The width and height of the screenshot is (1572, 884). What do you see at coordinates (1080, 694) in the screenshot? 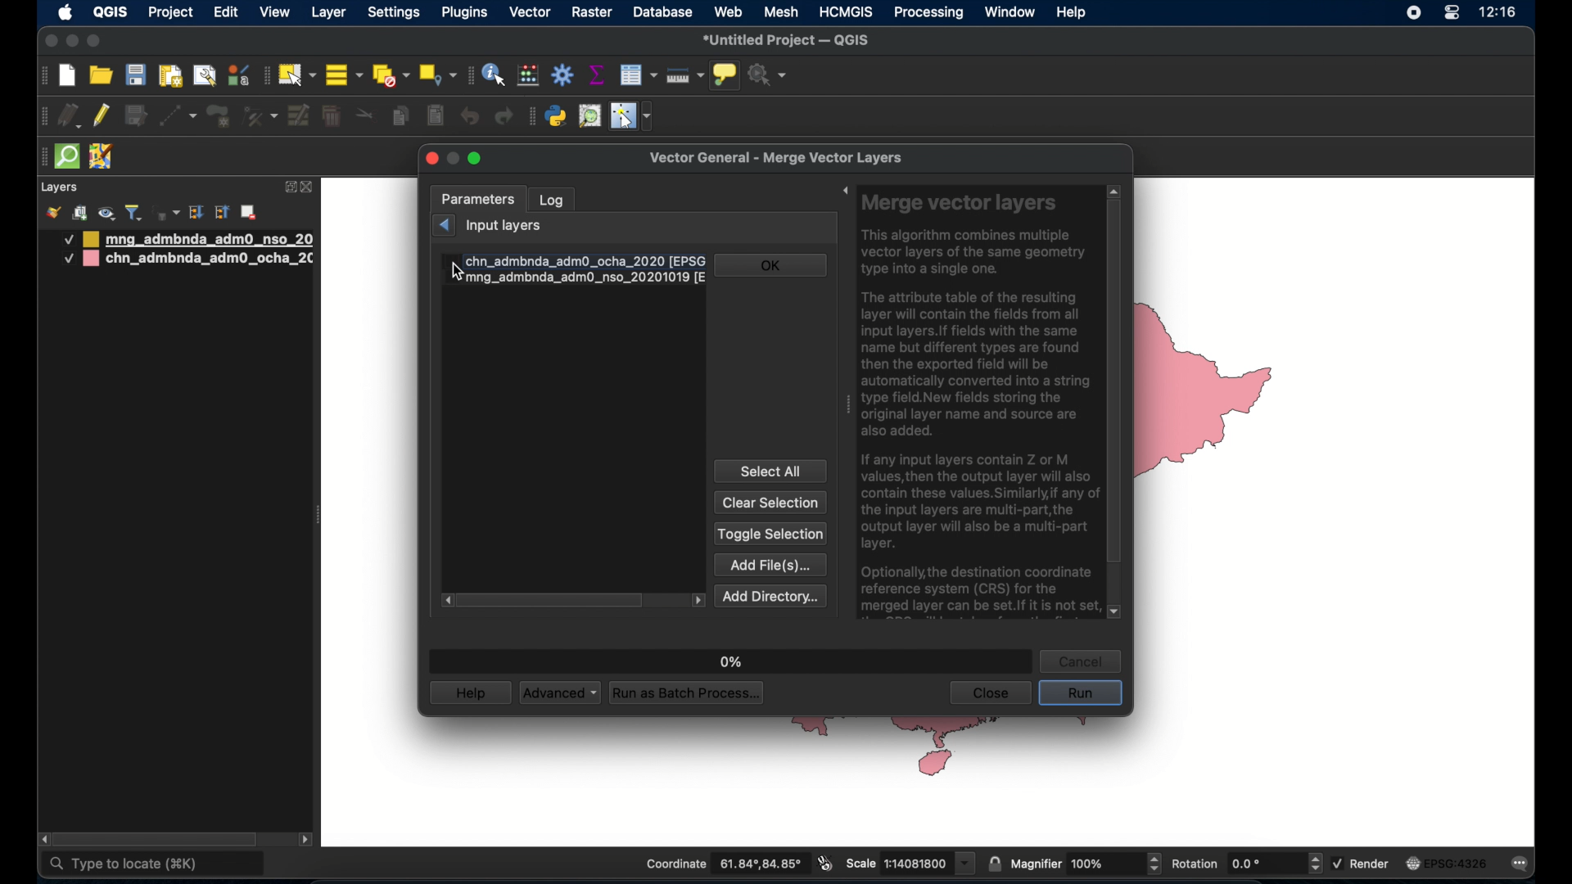
I see `run` at bounding box center [1080, 694].